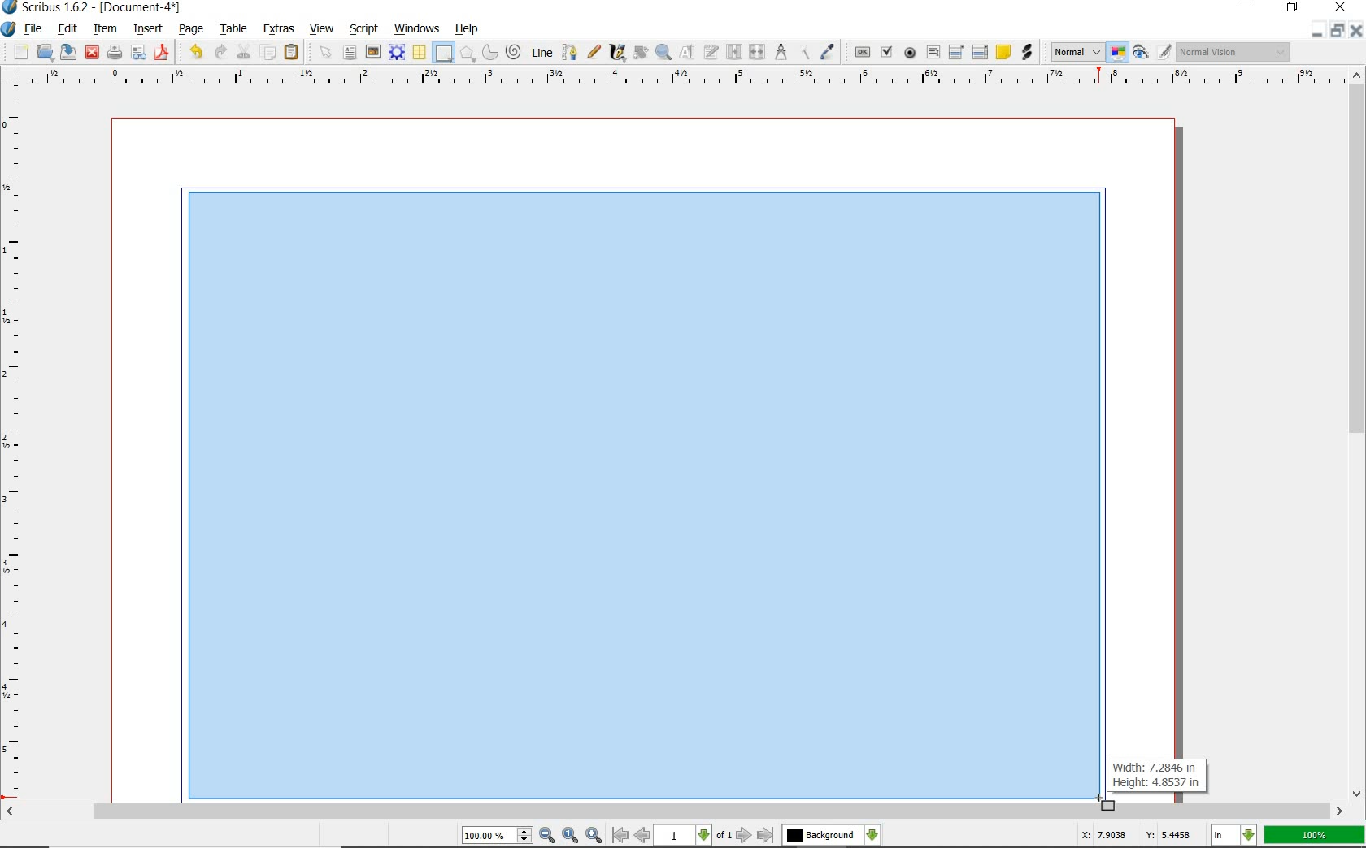 The height and width of the screenshot is (848, 1366). What do you see at coordinates (633, 490) in the screenshot?
I see `drawing rectangle` at bounding box center [633, 490].